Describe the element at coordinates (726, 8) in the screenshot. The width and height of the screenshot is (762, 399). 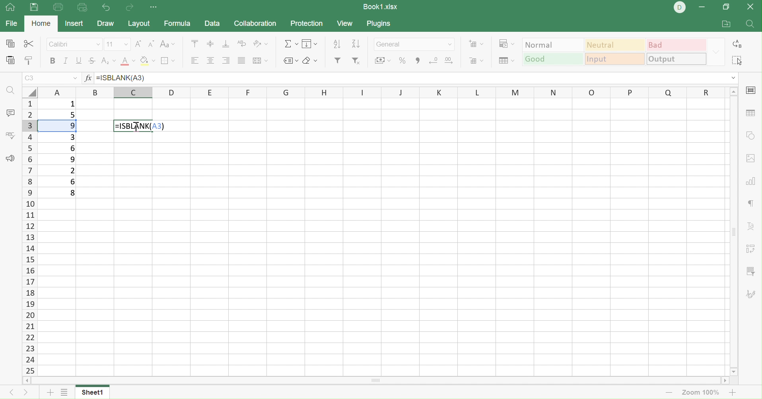
I see `Restore down` at that location.